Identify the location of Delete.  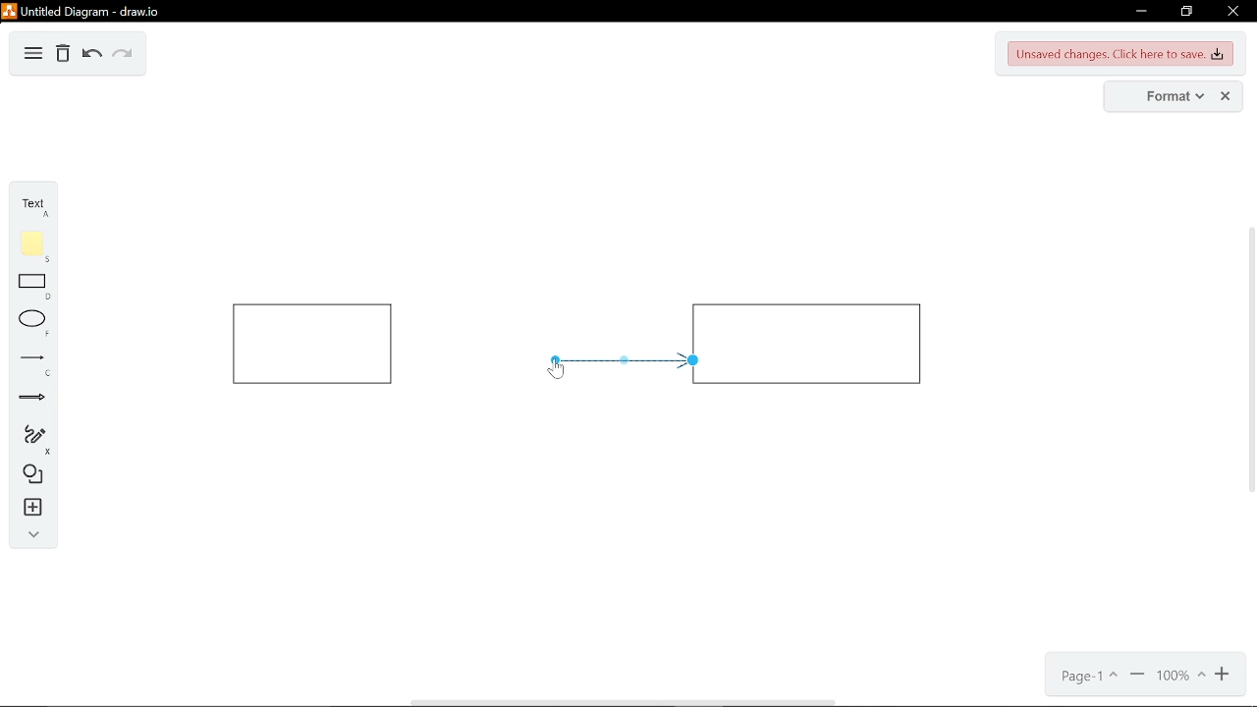
(64, 54).